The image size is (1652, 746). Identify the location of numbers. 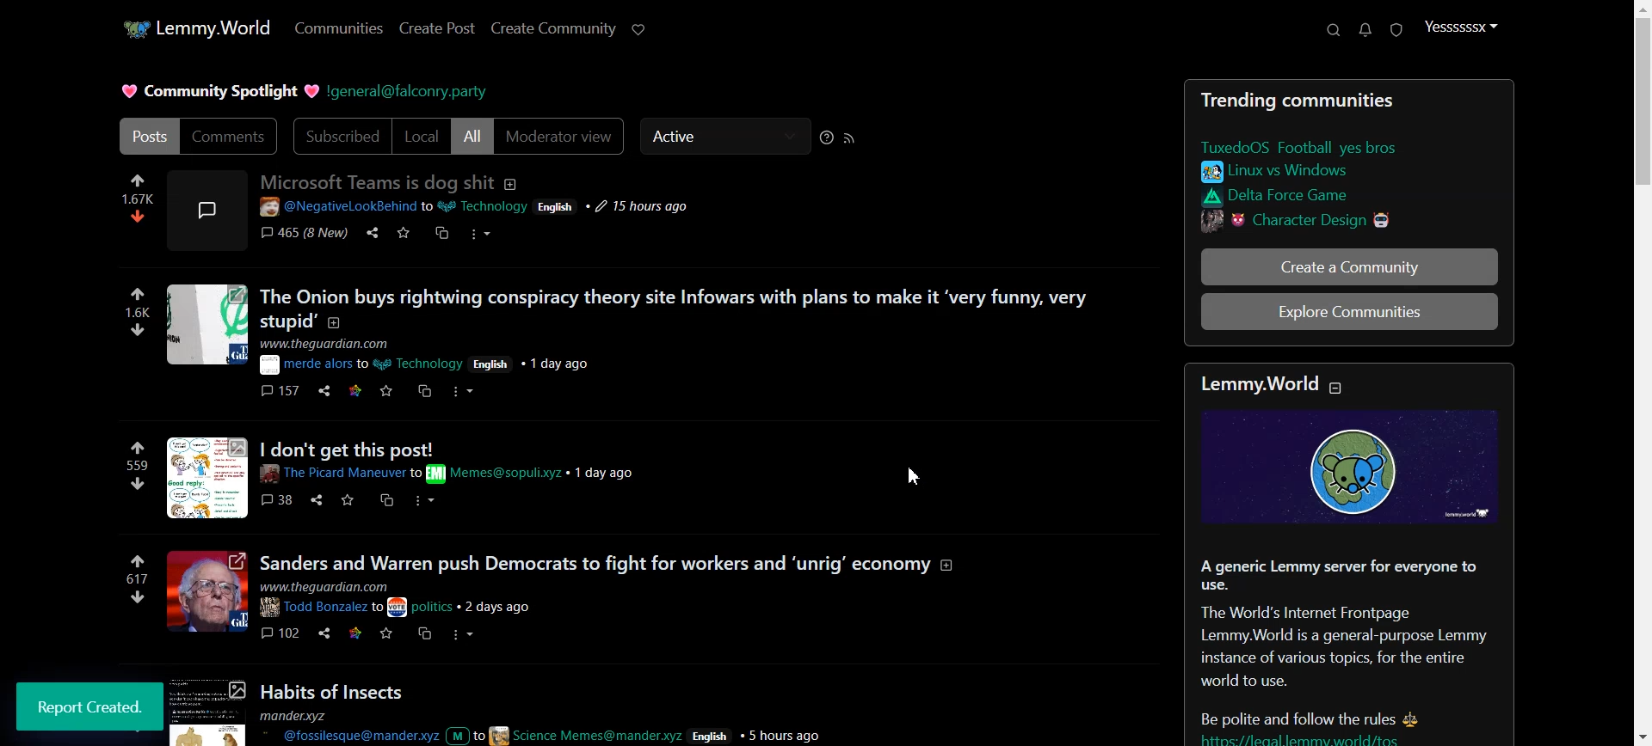
(139, 197).